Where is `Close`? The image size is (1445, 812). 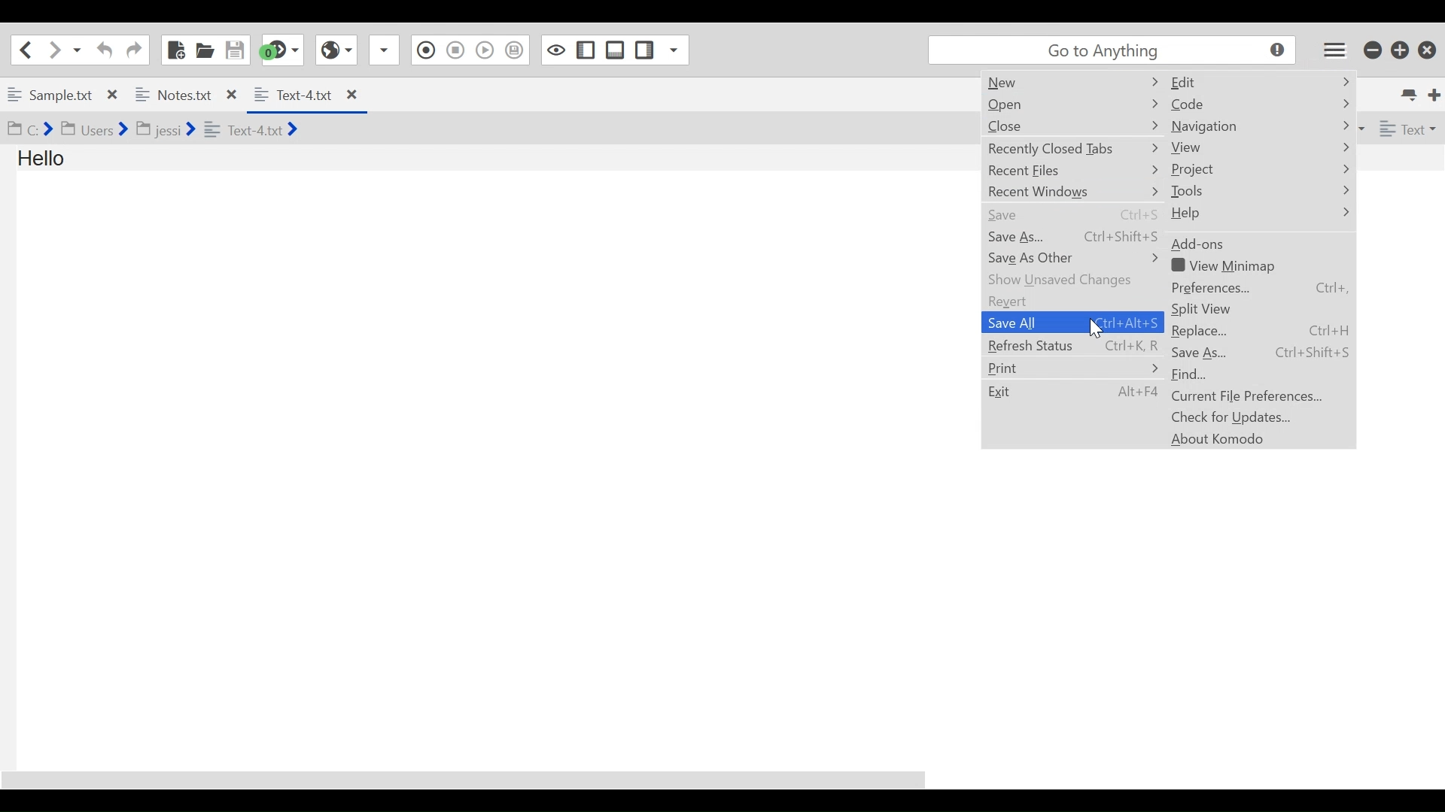
Close is located at coordinates (1428, 50).